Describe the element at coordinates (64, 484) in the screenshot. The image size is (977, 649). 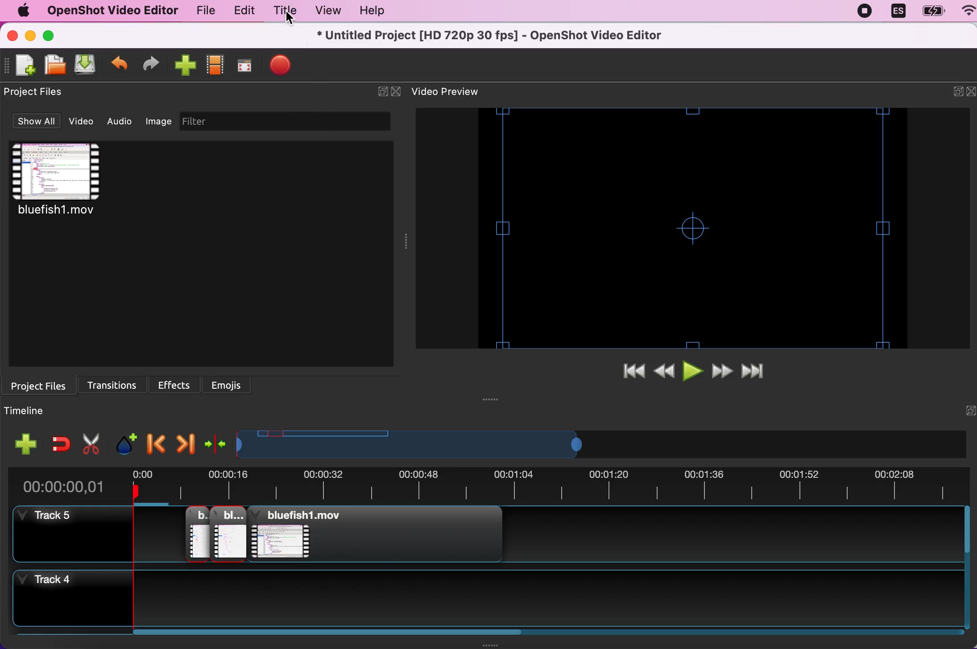
I see `00:00:00,01` at that location.